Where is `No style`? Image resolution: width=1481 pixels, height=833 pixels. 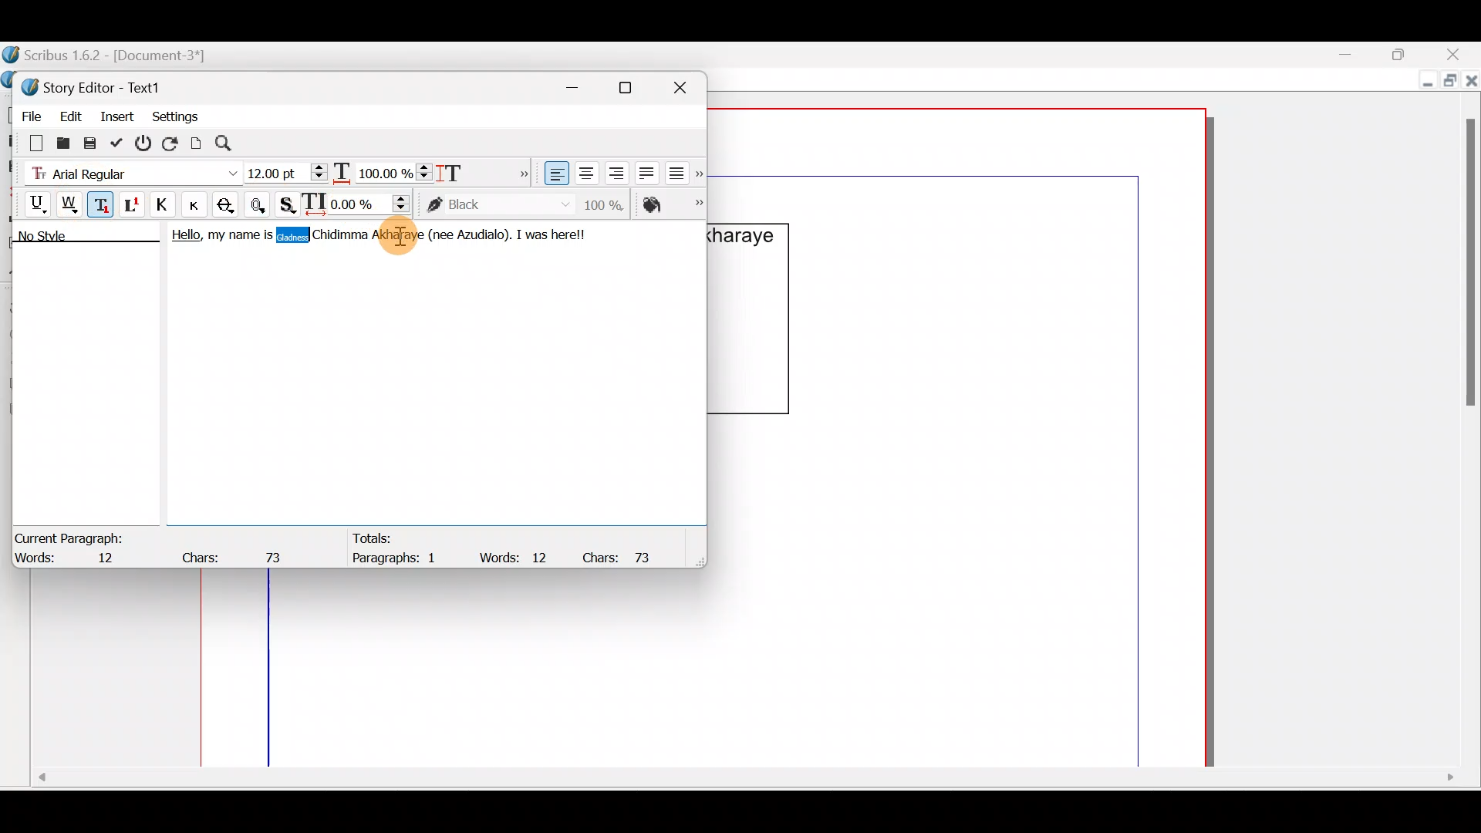 No style is located at coordinates (59, 238).